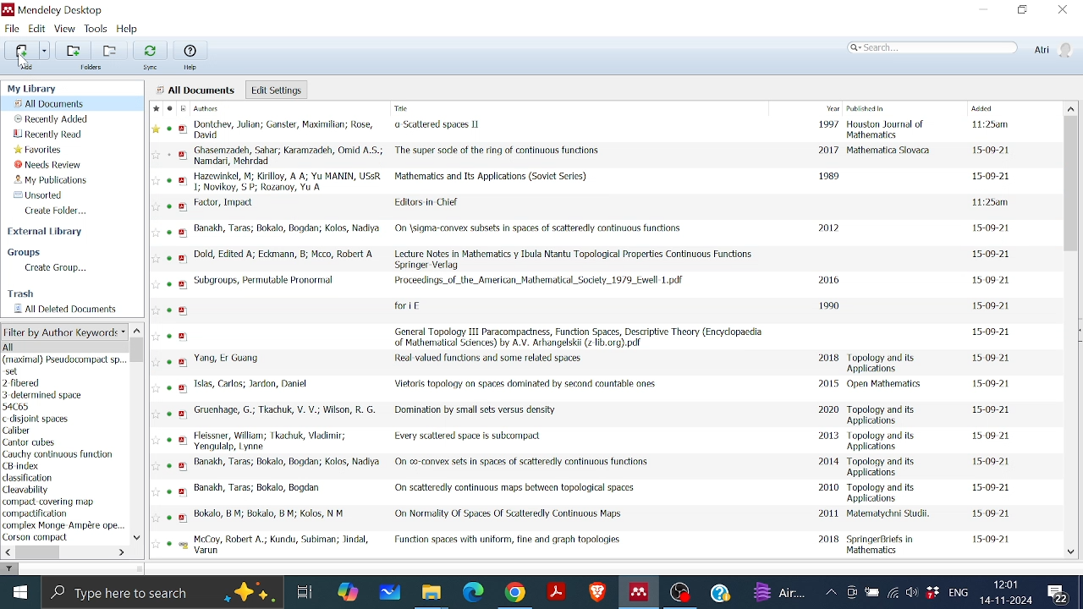 This screenshot has height=609, width=1083. I want to click on read status, so click(169, 155).